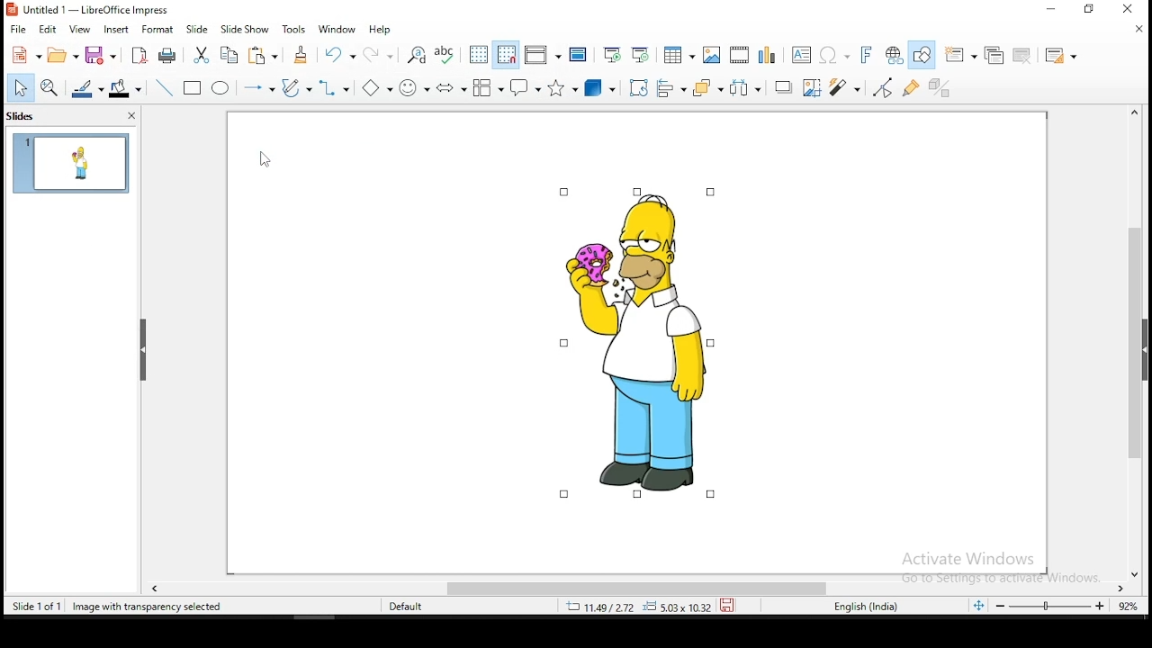 Image resolution: width=1152 pixels, height=648 pixels. I want to click on stars and banners, so click(565, 85).